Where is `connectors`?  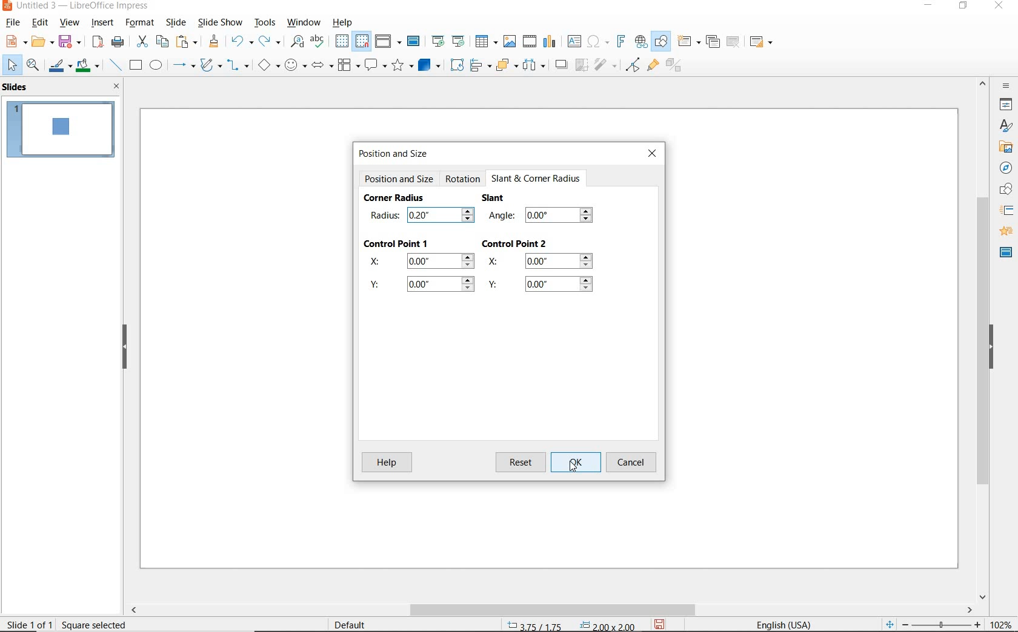
connectors is located at coordinates (238, 67).